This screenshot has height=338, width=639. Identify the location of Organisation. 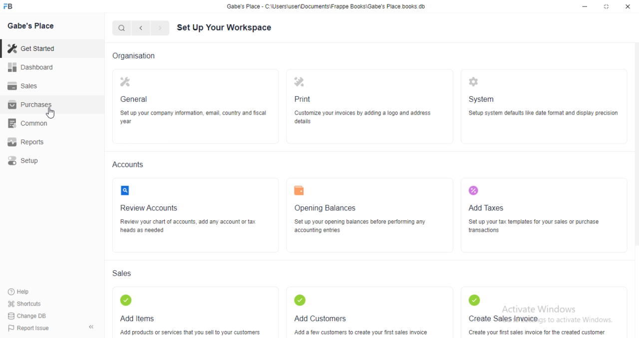
(133, 55).